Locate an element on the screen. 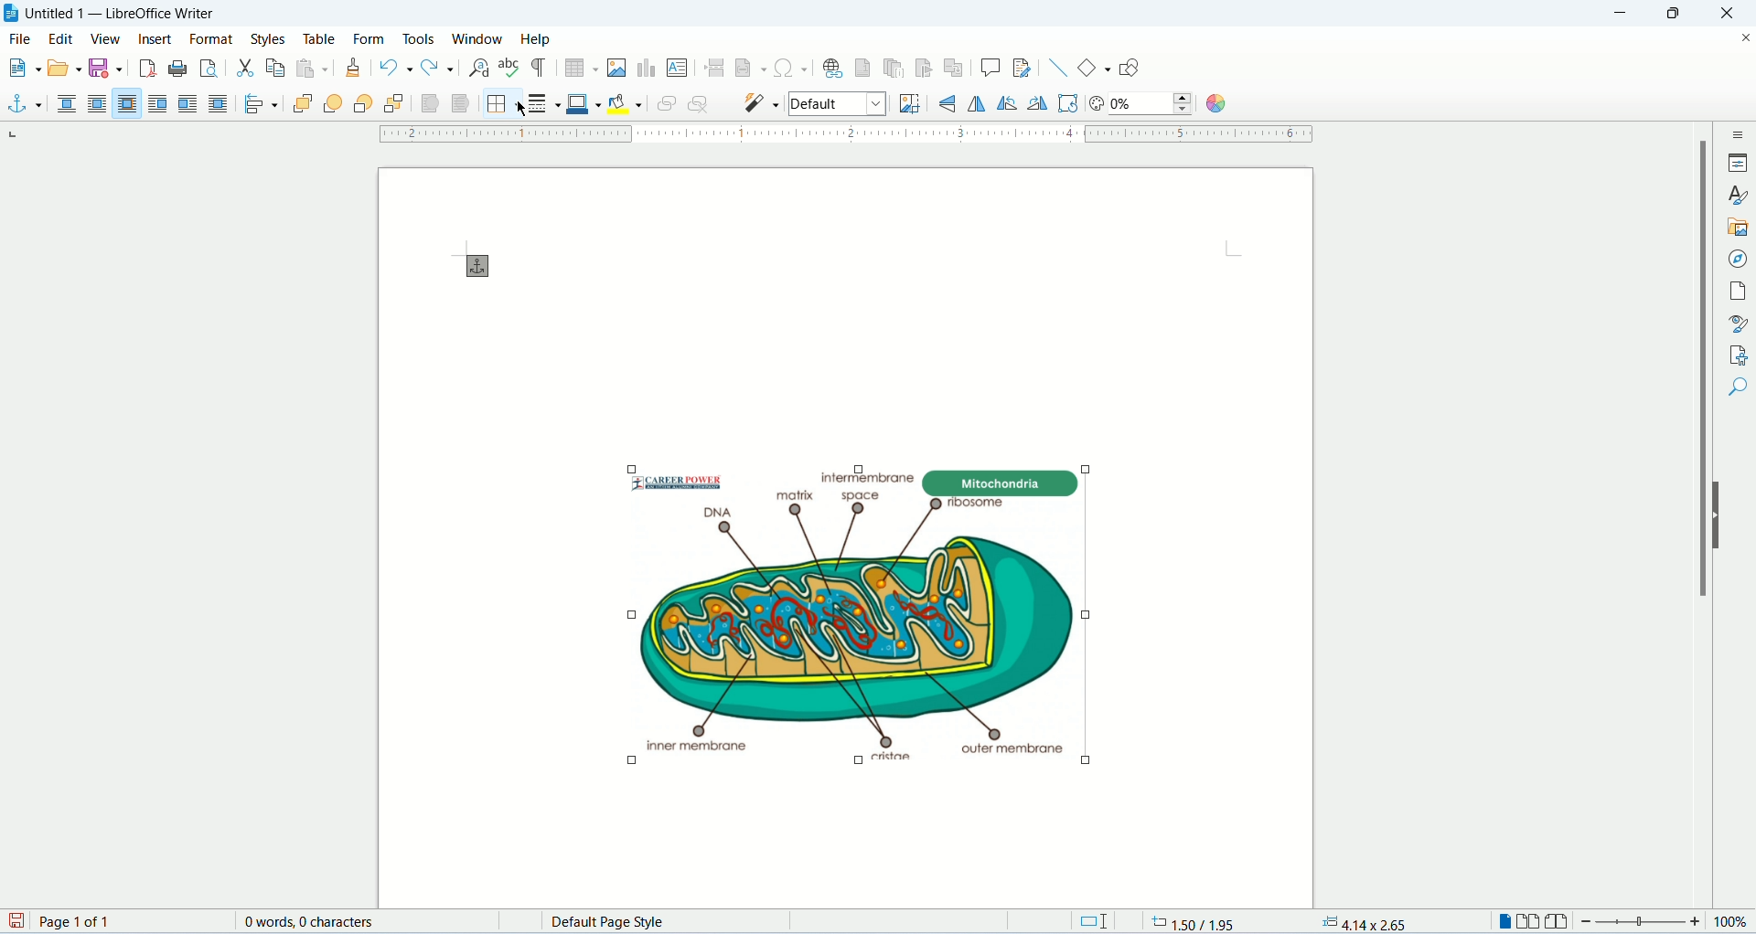 Image resolution: width=1756 pixels, height=934 pixels. navigator is located at coordinates (1739, 260).